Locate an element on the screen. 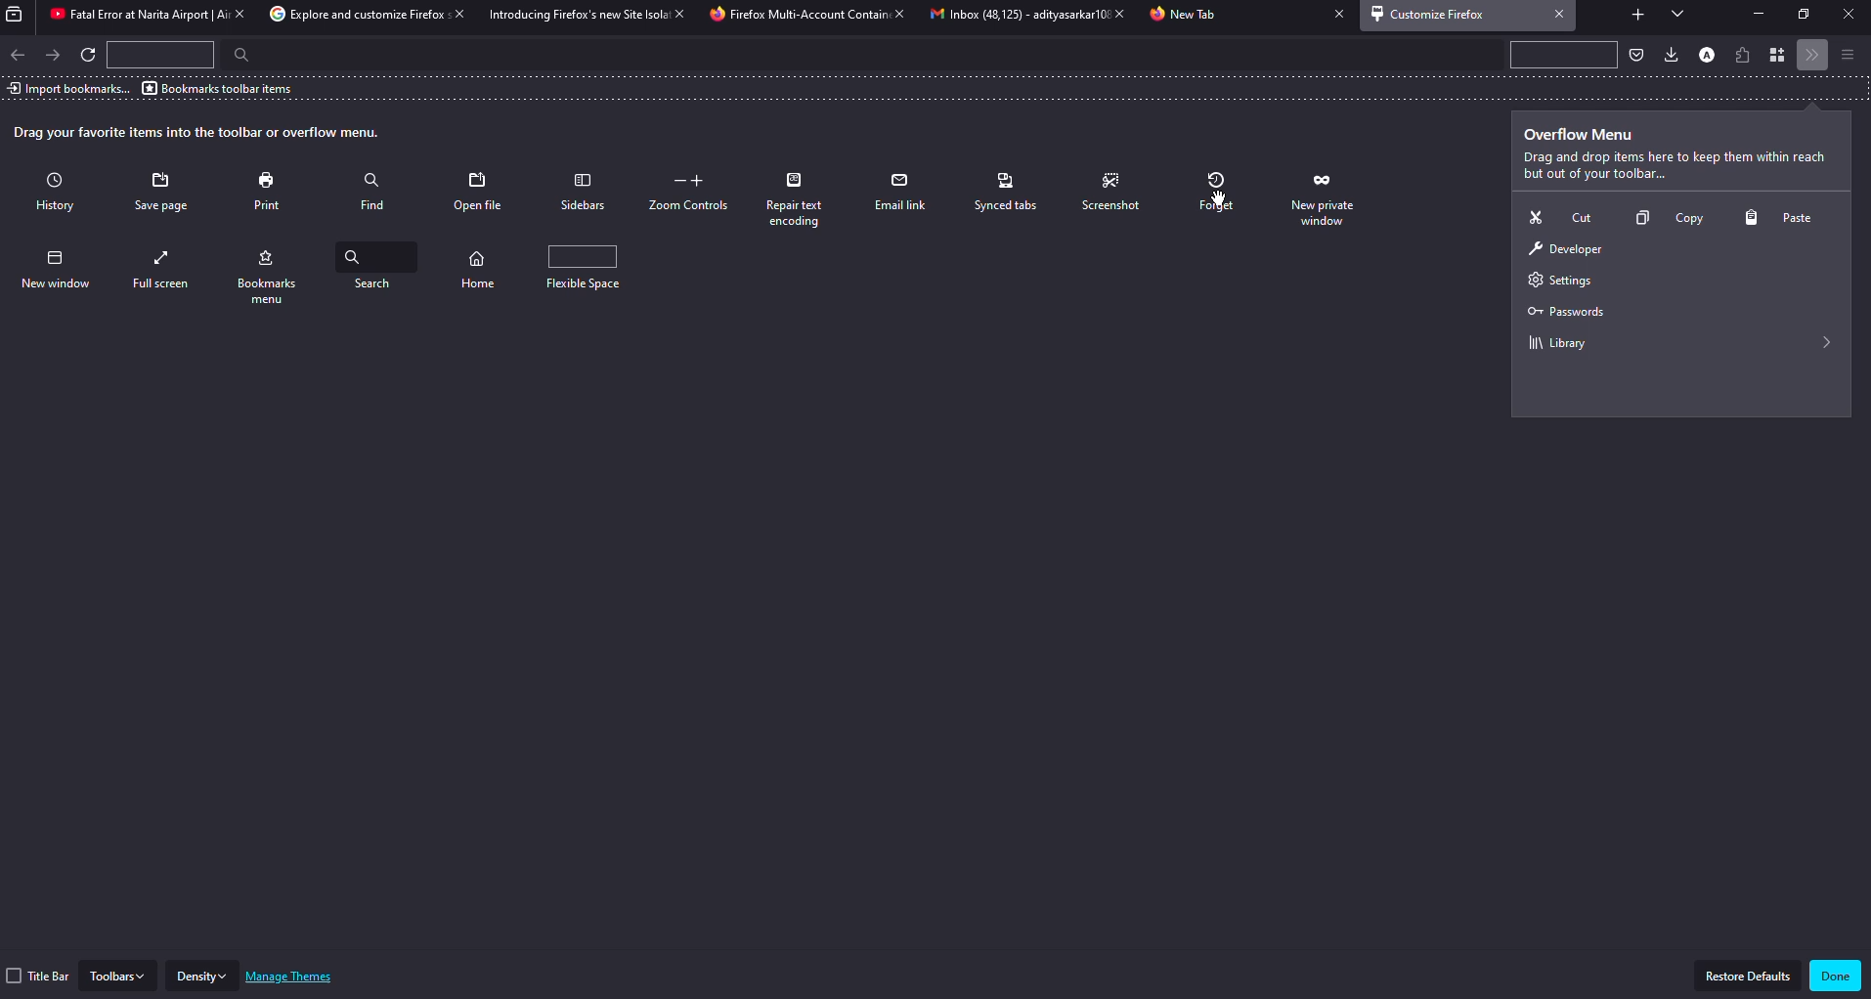 The height and width of the screenshot is (999, 1871). bookmarks toolbar items is located at coordinates (220, 88).